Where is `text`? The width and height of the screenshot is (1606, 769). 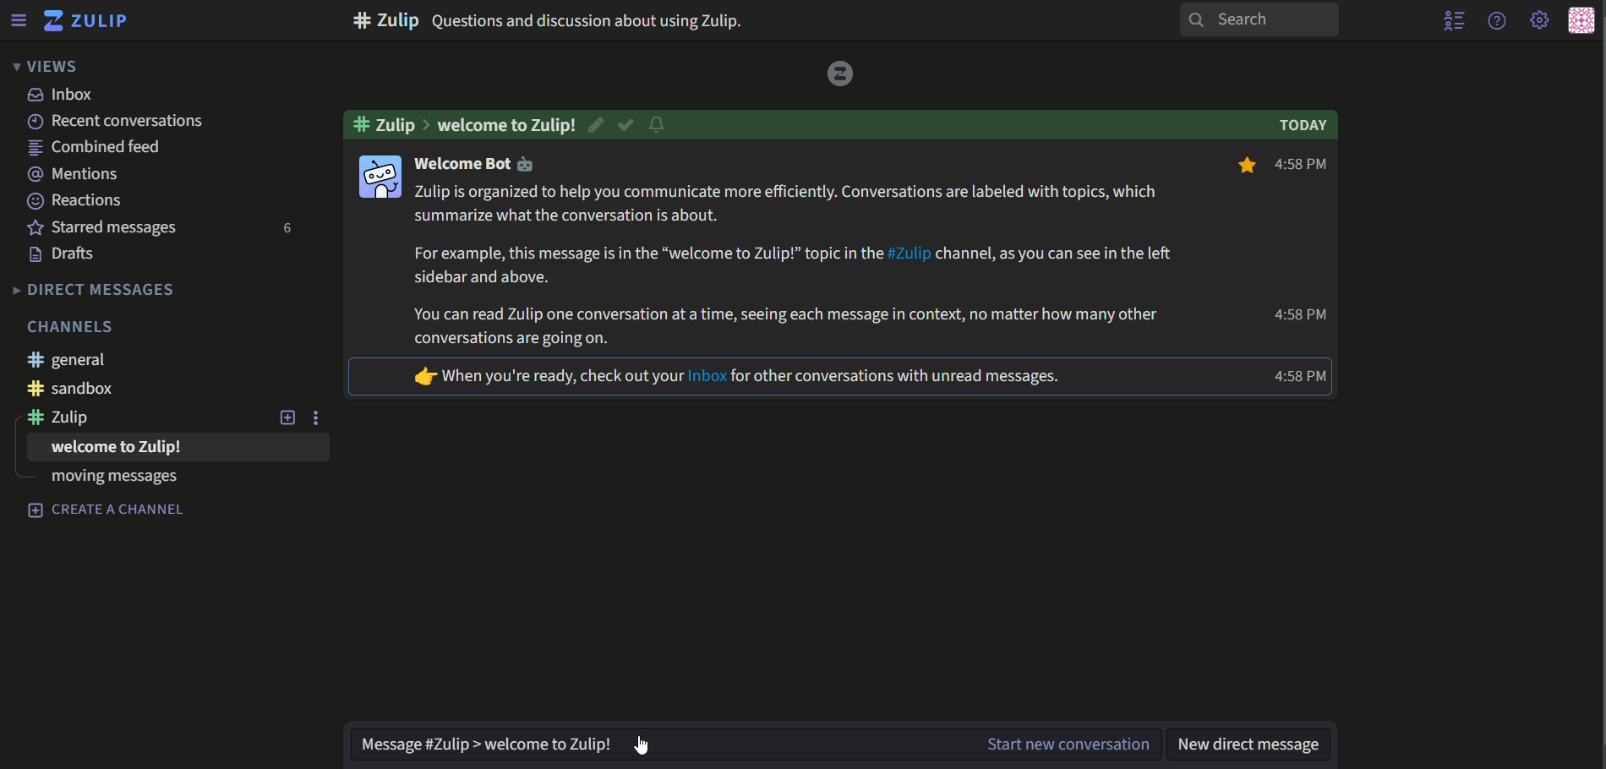
text is located at coordinates (68, 255).